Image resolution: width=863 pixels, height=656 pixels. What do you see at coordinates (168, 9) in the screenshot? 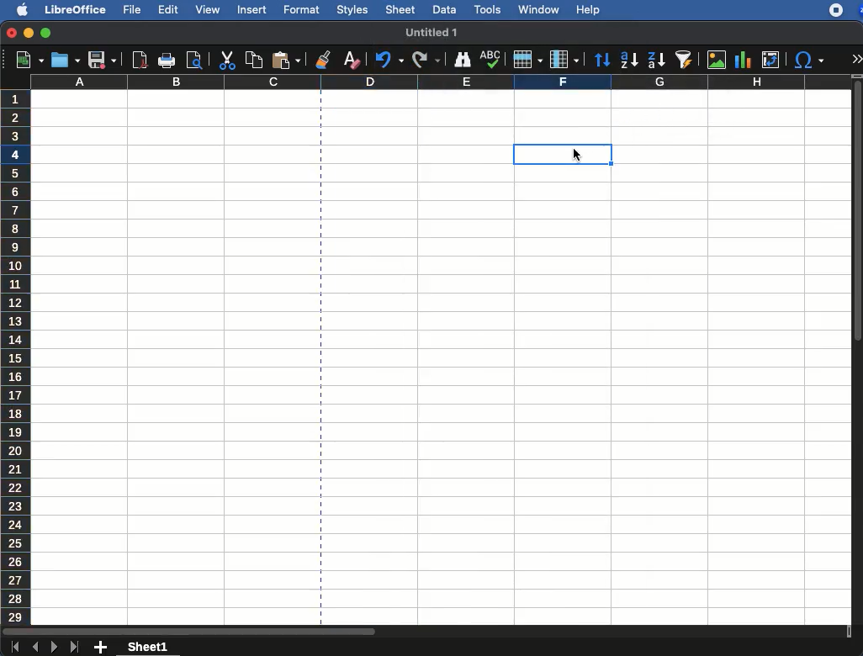
I see `edit` at bounding box center [168, 9].